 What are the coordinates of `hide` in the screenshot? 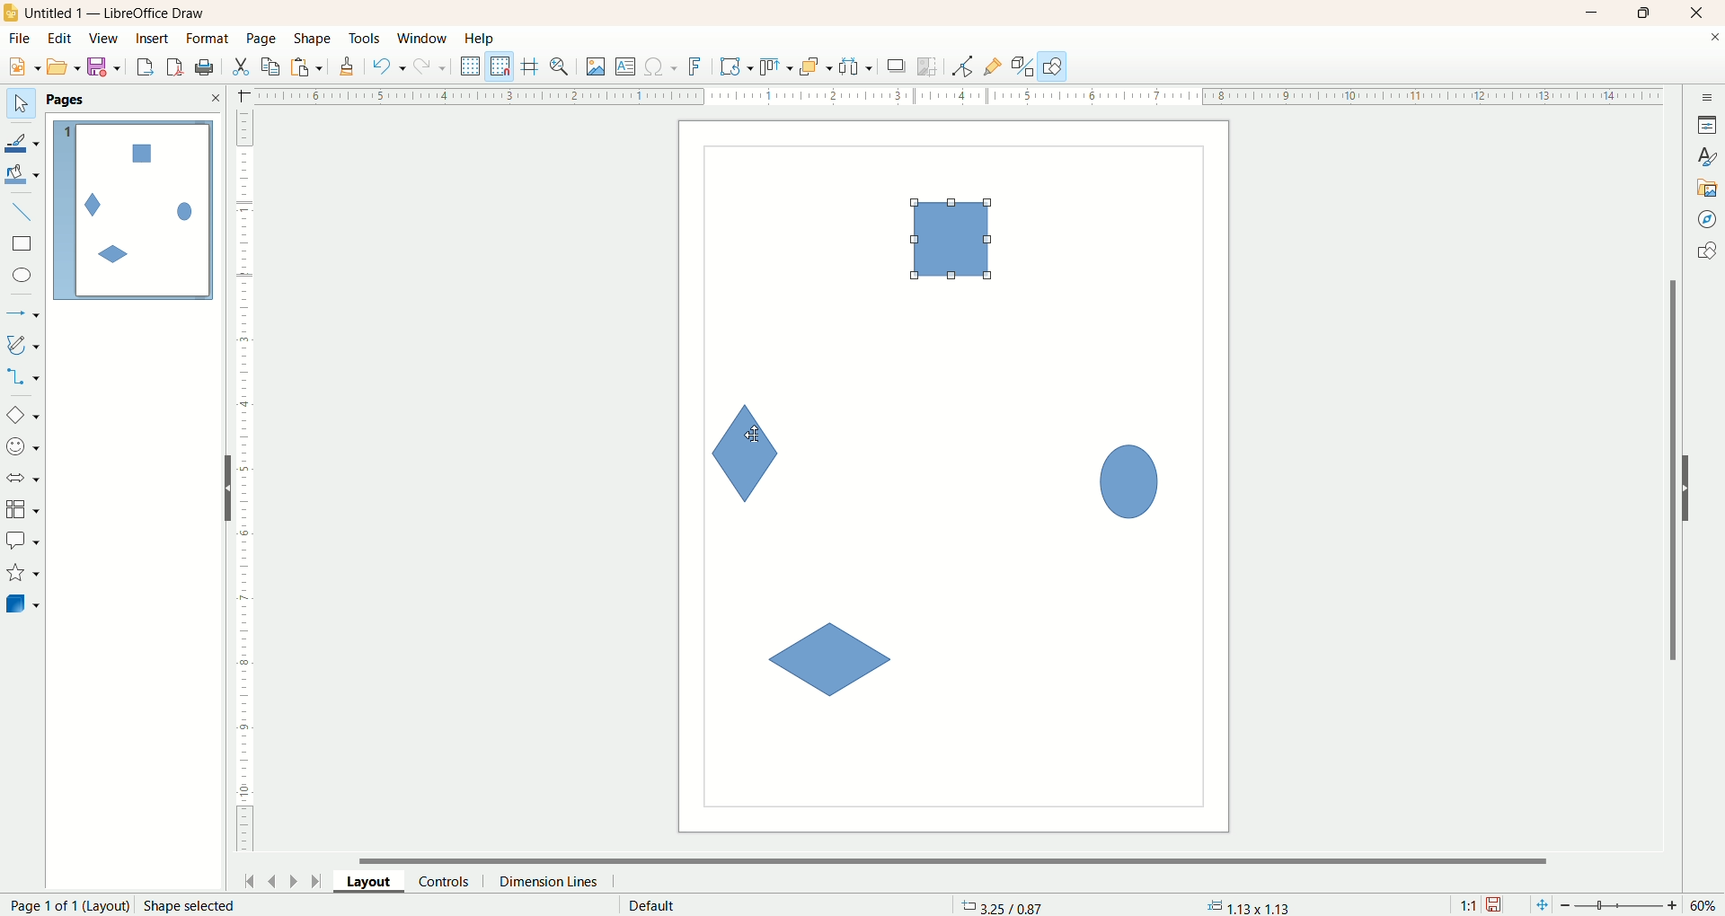 It's located at (220, 492).